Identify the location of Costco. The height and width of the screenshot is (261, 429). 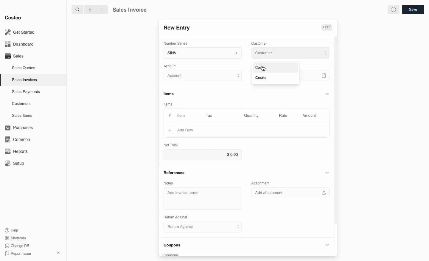
(262, 67).